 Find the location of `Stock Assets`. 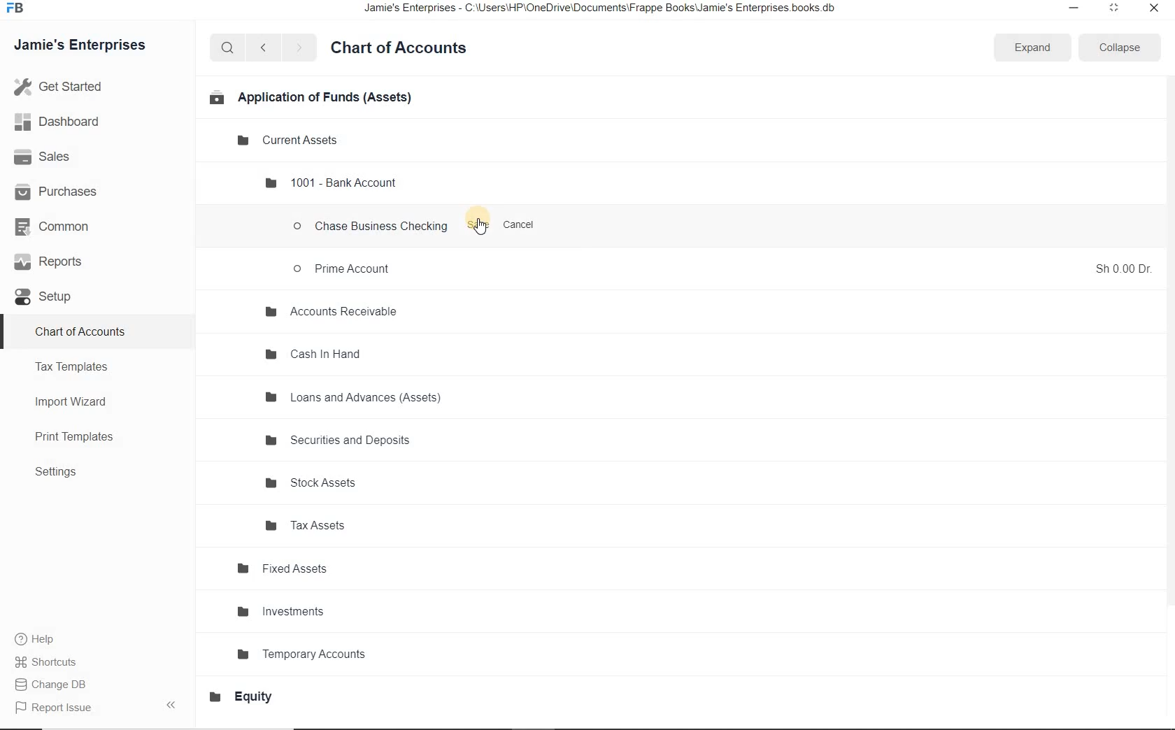

Stock Assets is located at coordinates (315, 484).